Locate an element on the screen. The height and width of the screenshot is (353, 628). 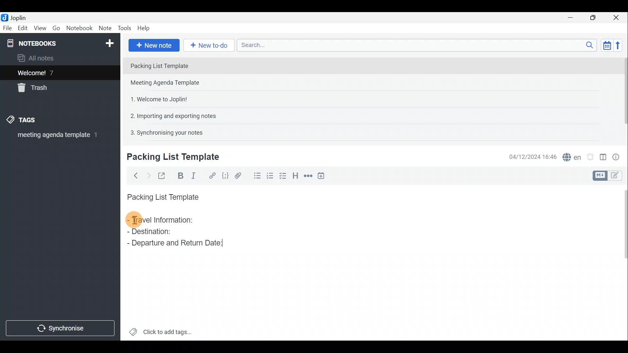
cursor is located at coordinates (135, 220).